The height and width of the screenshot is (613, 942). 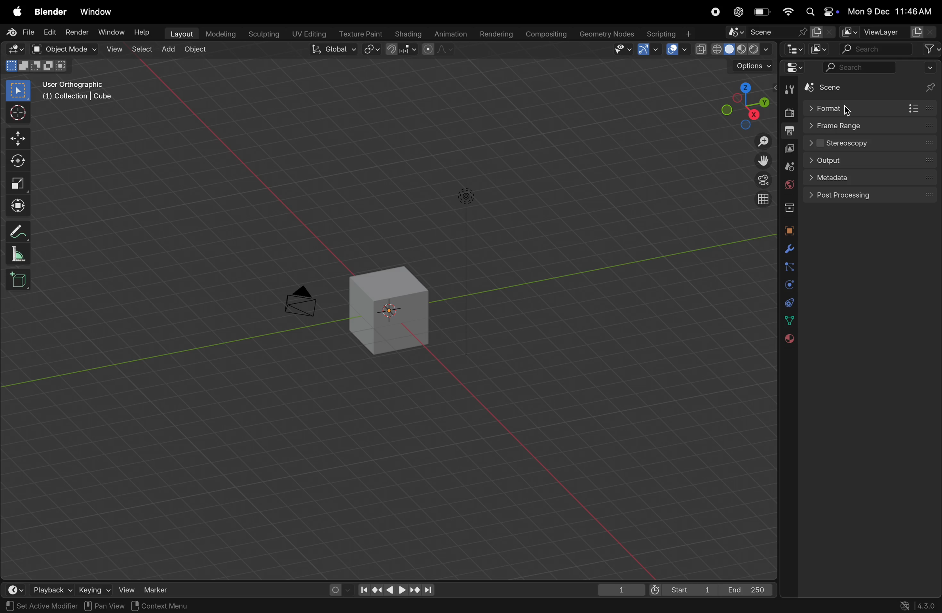 What do you see at coordinates (779, 32) in the screenshot?
I see `scene` at bounding box center [779, 32].